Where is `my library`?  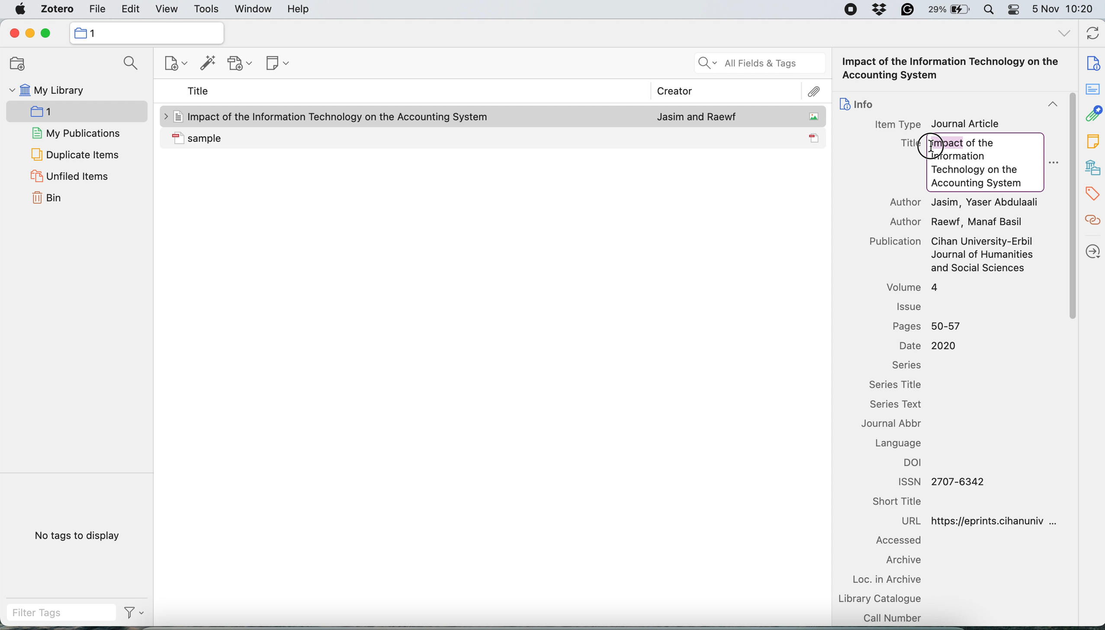 my library is located at coordinates (48, 89).